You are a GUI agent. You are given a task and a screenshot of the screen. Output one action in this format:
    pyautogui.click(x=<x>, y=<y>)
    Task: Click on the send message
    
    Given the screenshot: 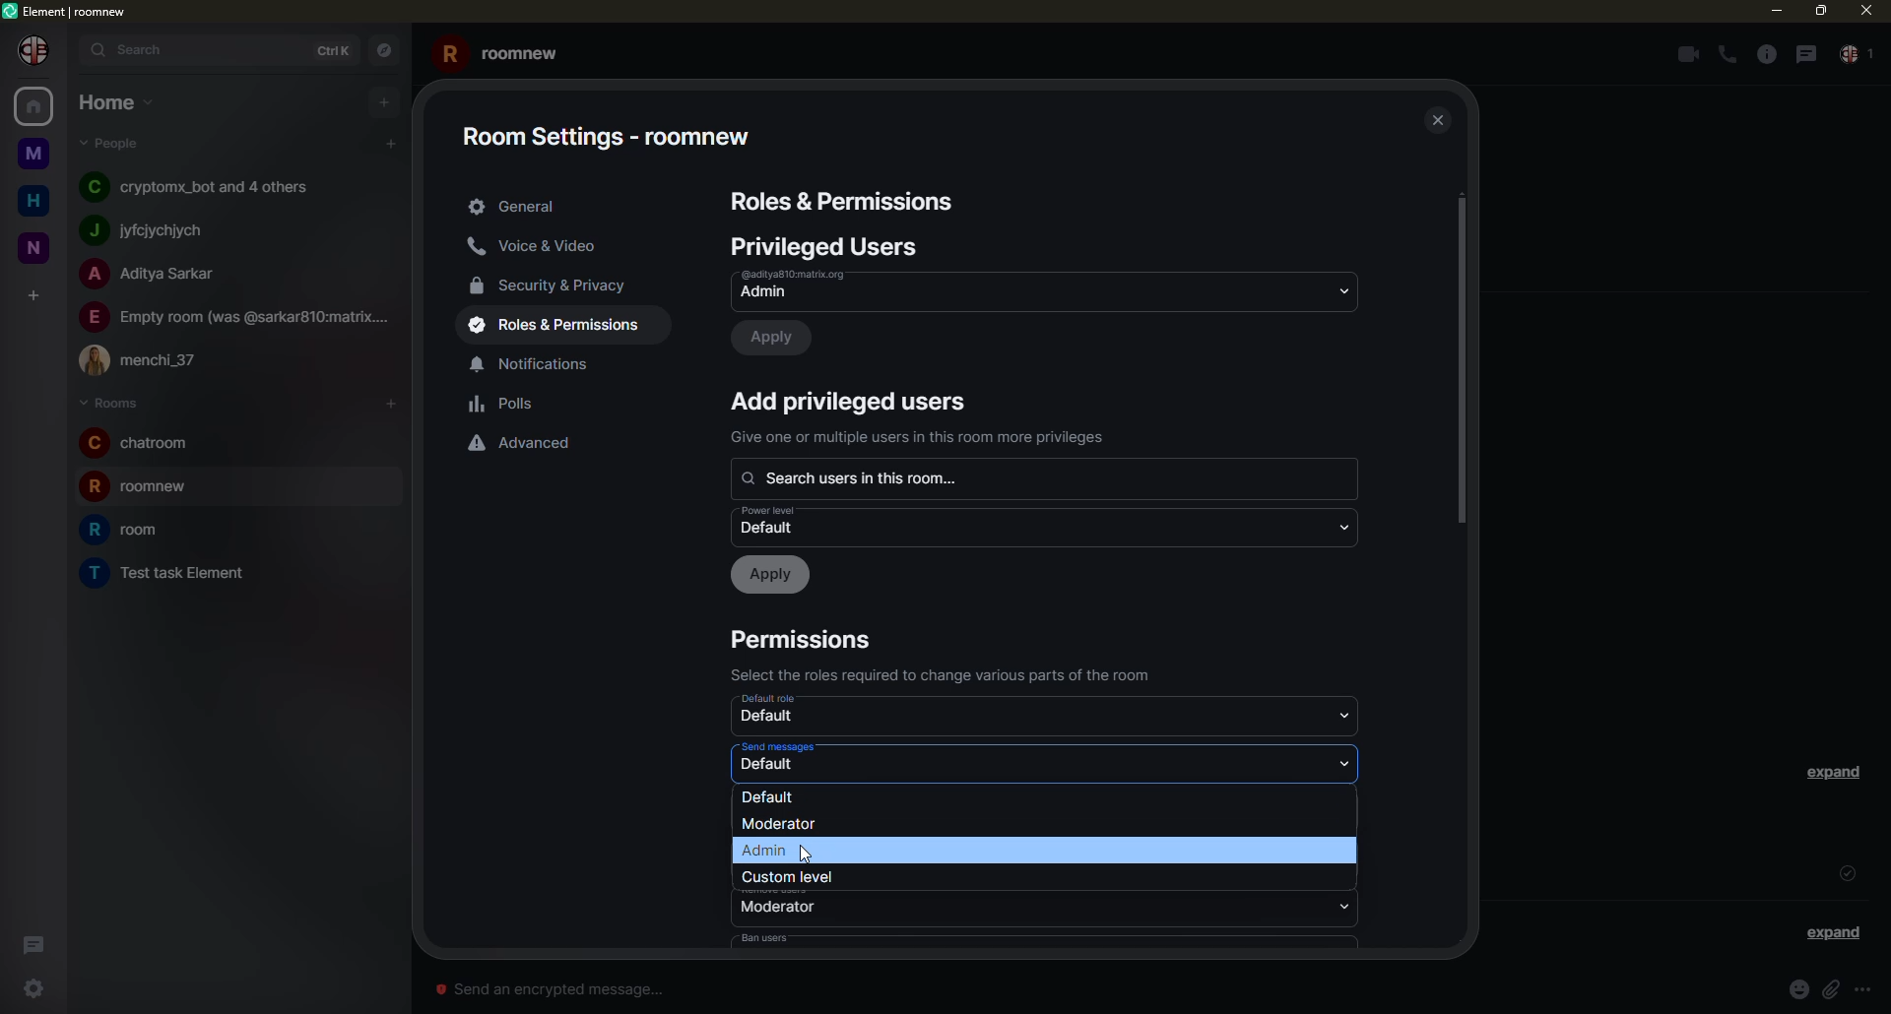 What is the action you would take?
    pyautogui.click(x=554, y=988)
    